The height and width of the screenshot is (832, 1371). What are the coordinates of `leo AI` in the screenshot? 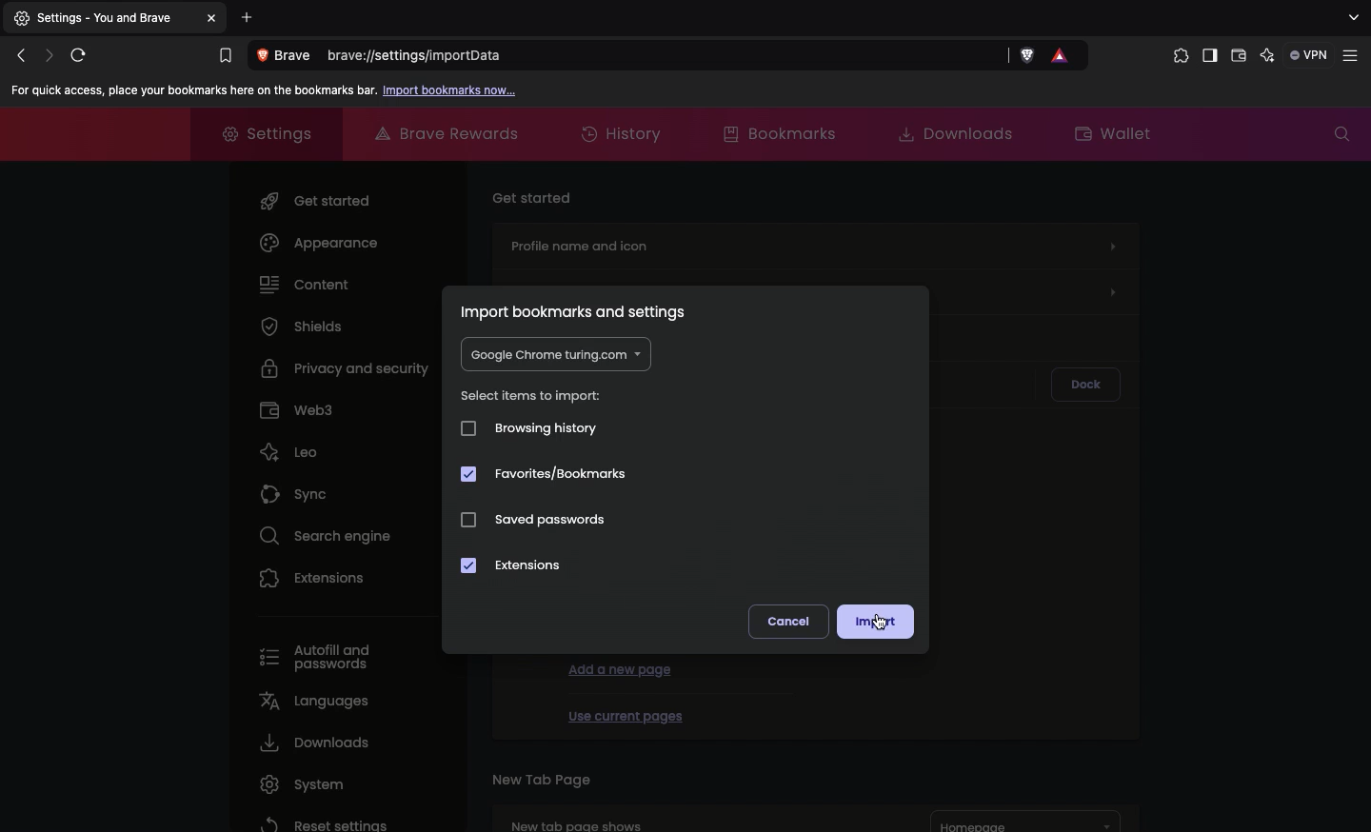 It's located at (1267, 56).